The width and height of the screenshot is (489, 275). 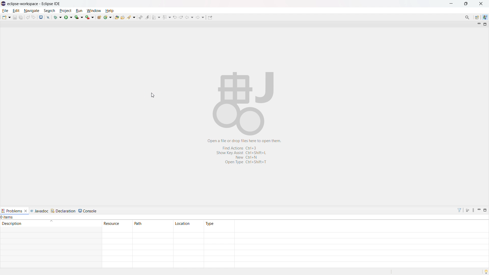 I want to click on toggle ant mark occurances, so click(x=147, y=17).